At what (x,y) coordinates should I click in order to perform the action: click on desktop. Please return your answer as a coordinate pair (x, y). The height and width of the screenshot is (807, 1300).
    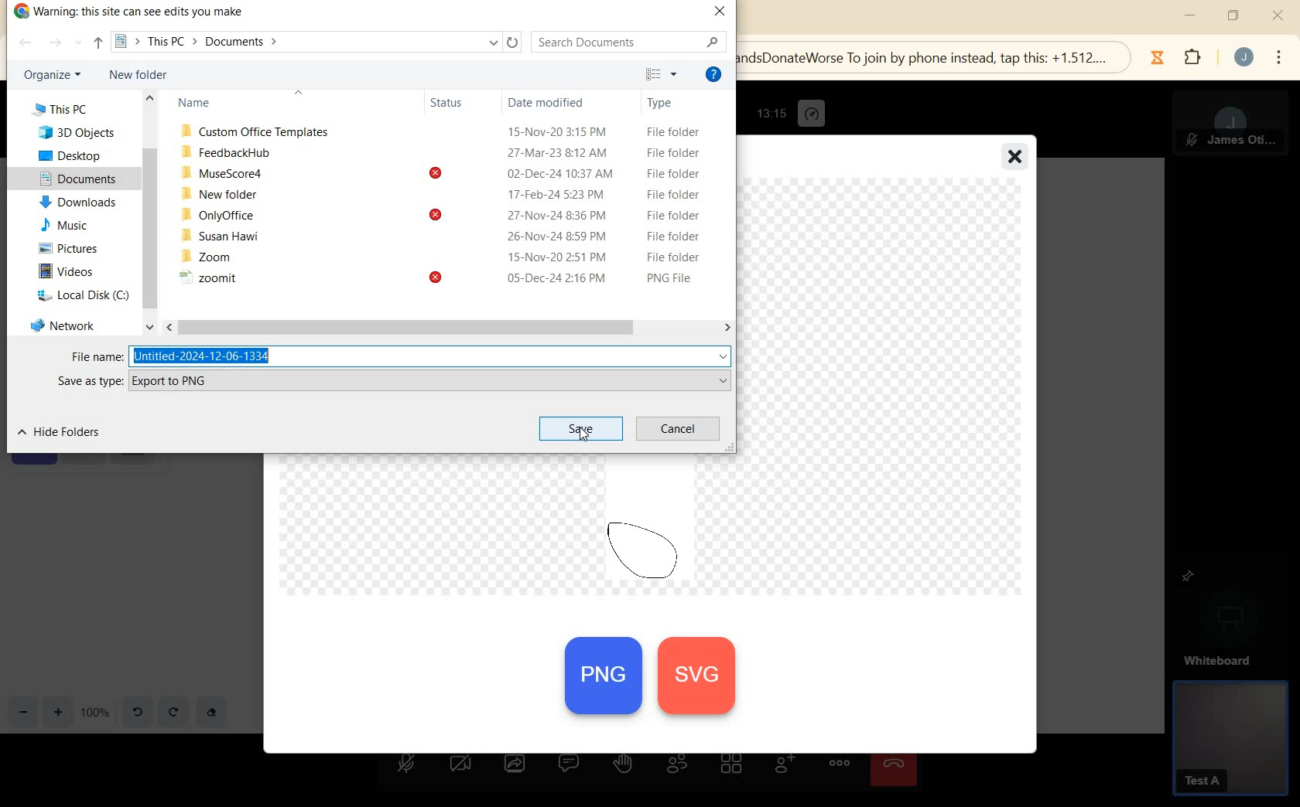
    Looking at the image, I should click on (67, 158).